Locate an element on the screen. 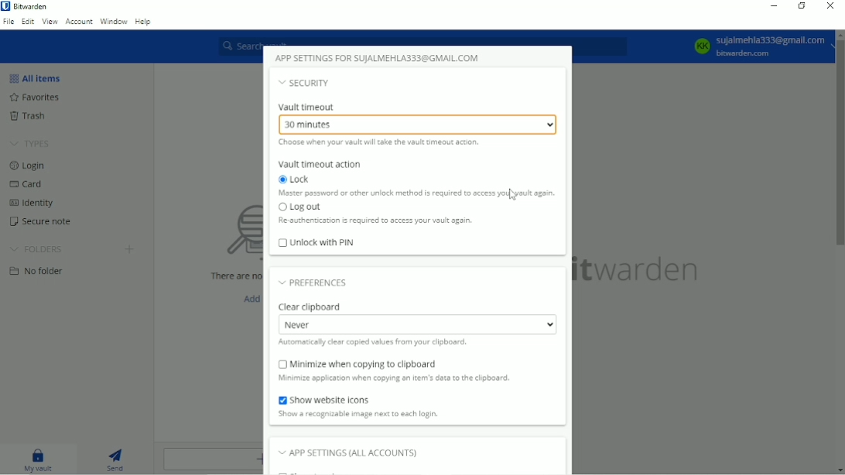  My vault is located at coordinates (39, 460).